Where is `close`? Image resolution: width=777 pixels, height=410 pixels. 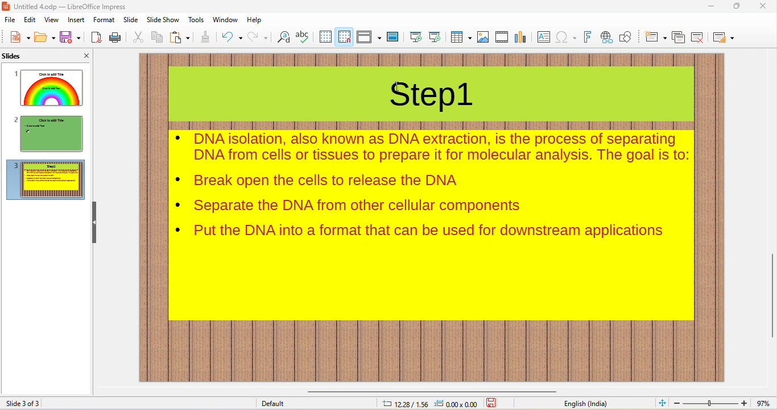
close is located at coordinates (86, 56).